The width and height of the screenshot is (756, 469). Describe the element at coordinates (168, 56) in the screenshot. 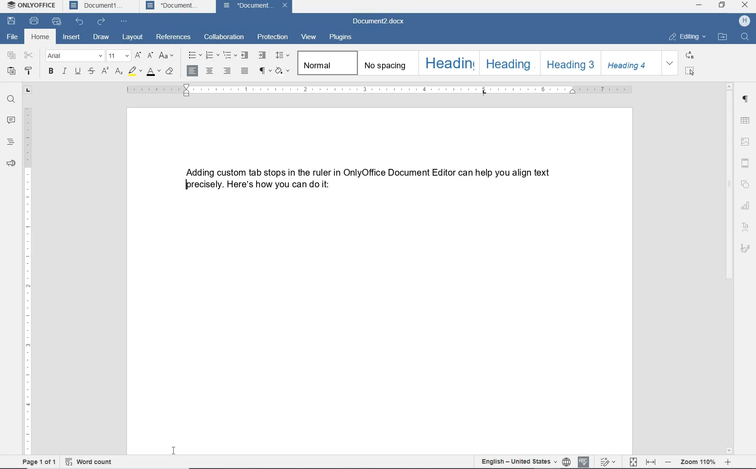

I see `change case` at that location.